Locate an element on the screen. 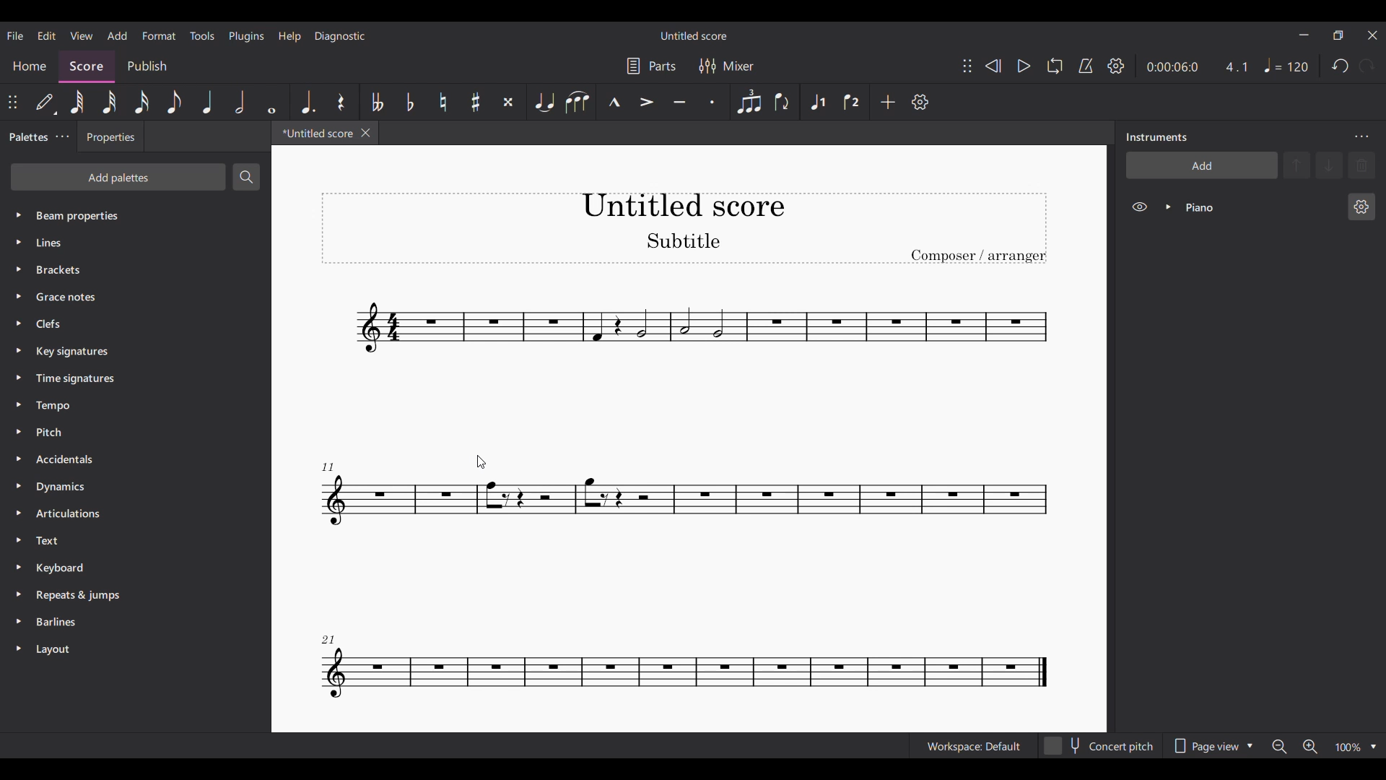 The height and width of the screenshot is (780, 1386). Toggle sharp is located at coordinates (476, 102).